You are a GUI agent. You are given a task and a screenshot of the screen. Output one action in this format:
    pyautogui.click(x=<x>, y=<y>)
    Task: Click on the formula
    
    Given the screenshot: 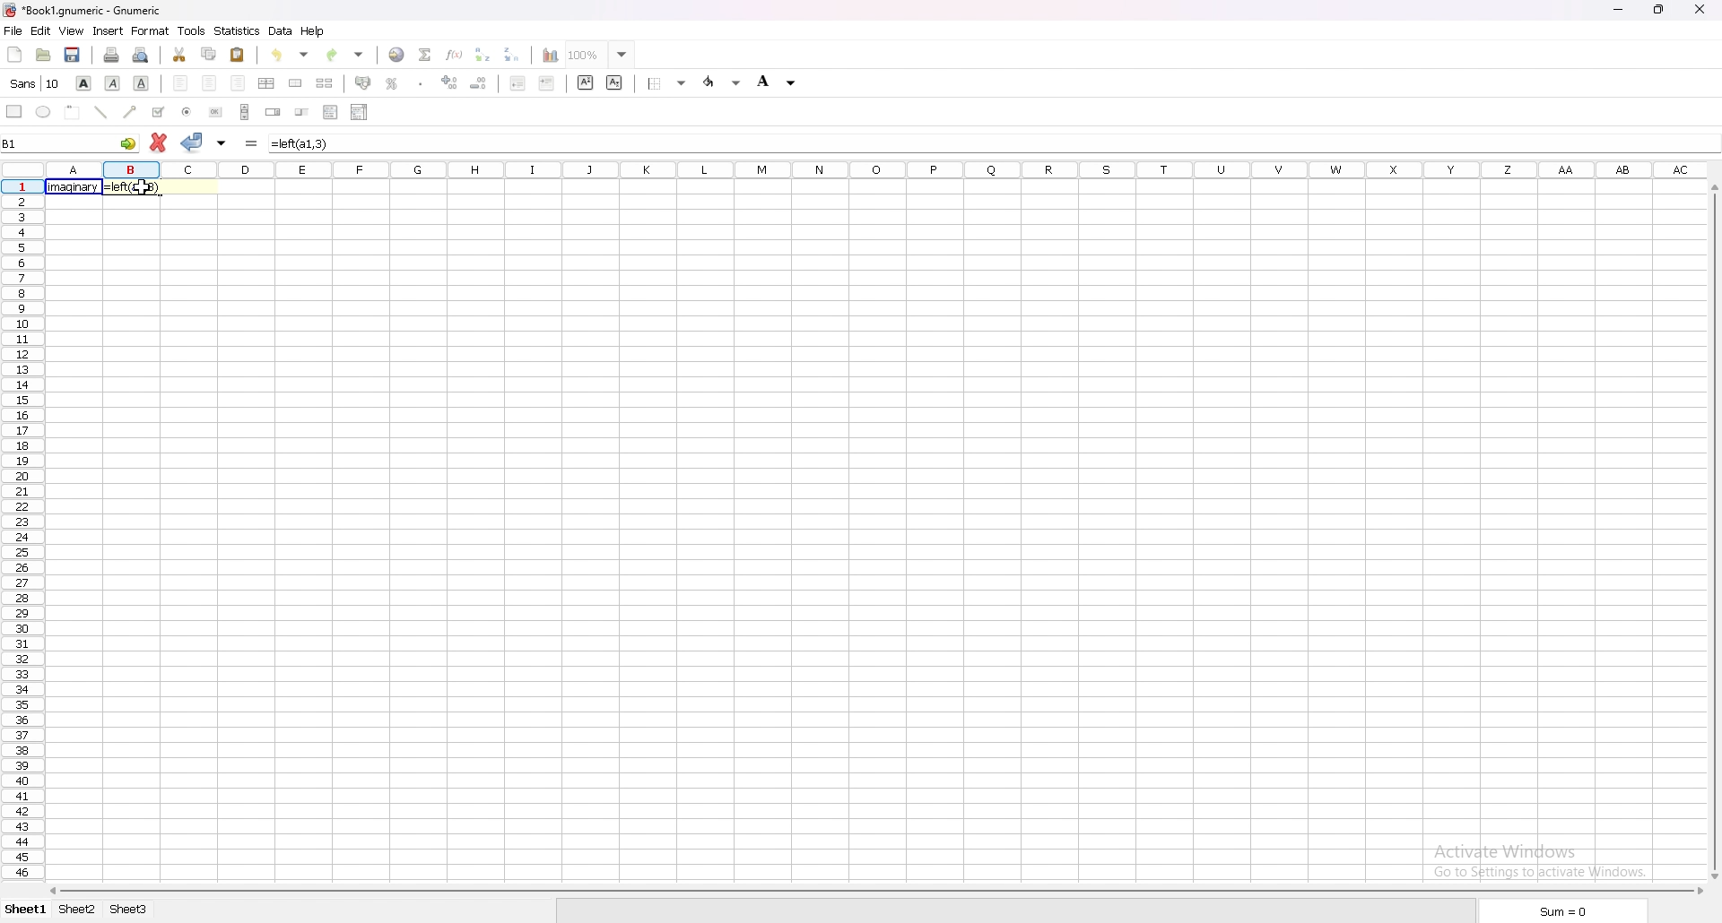 What is the action you would take?
    pyautogui.click(x=135, y=187)
    